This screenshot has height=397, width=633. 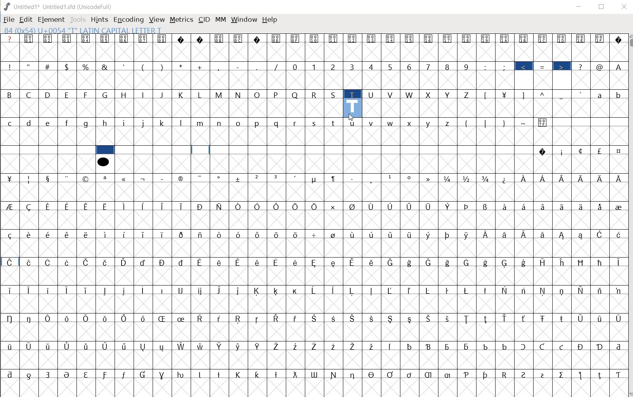 I want to click on Symbol, so click(x=523, y=347).